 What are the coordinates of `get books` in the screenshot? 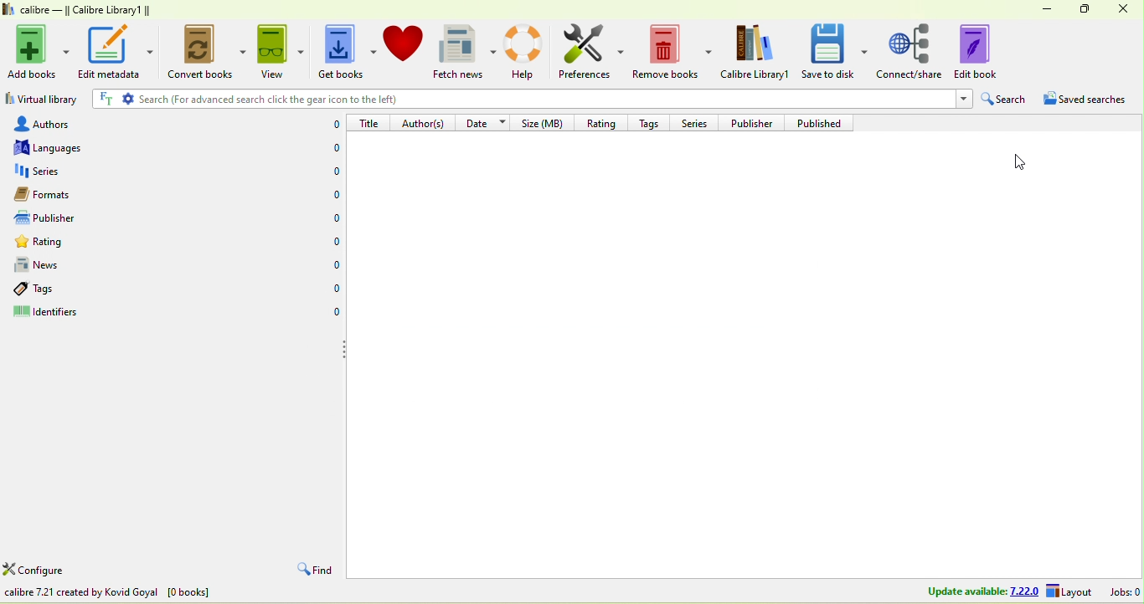 It's located at (344, 53).